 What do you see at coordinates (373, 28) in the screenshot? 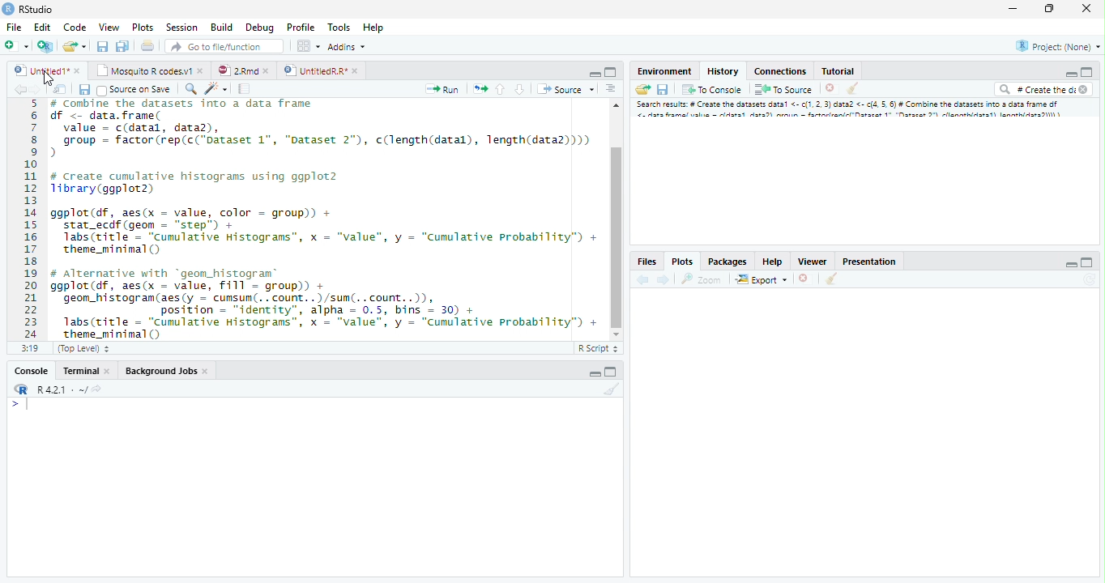
I see `Help` at bounding box center [373, 28].